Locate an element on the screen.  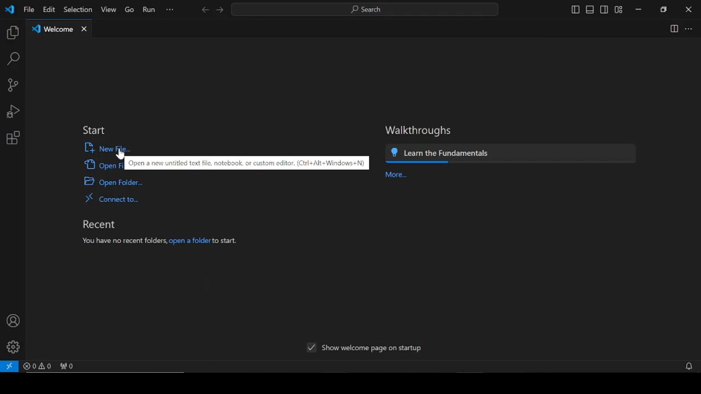
more actions is located at coordinates (688, 29).